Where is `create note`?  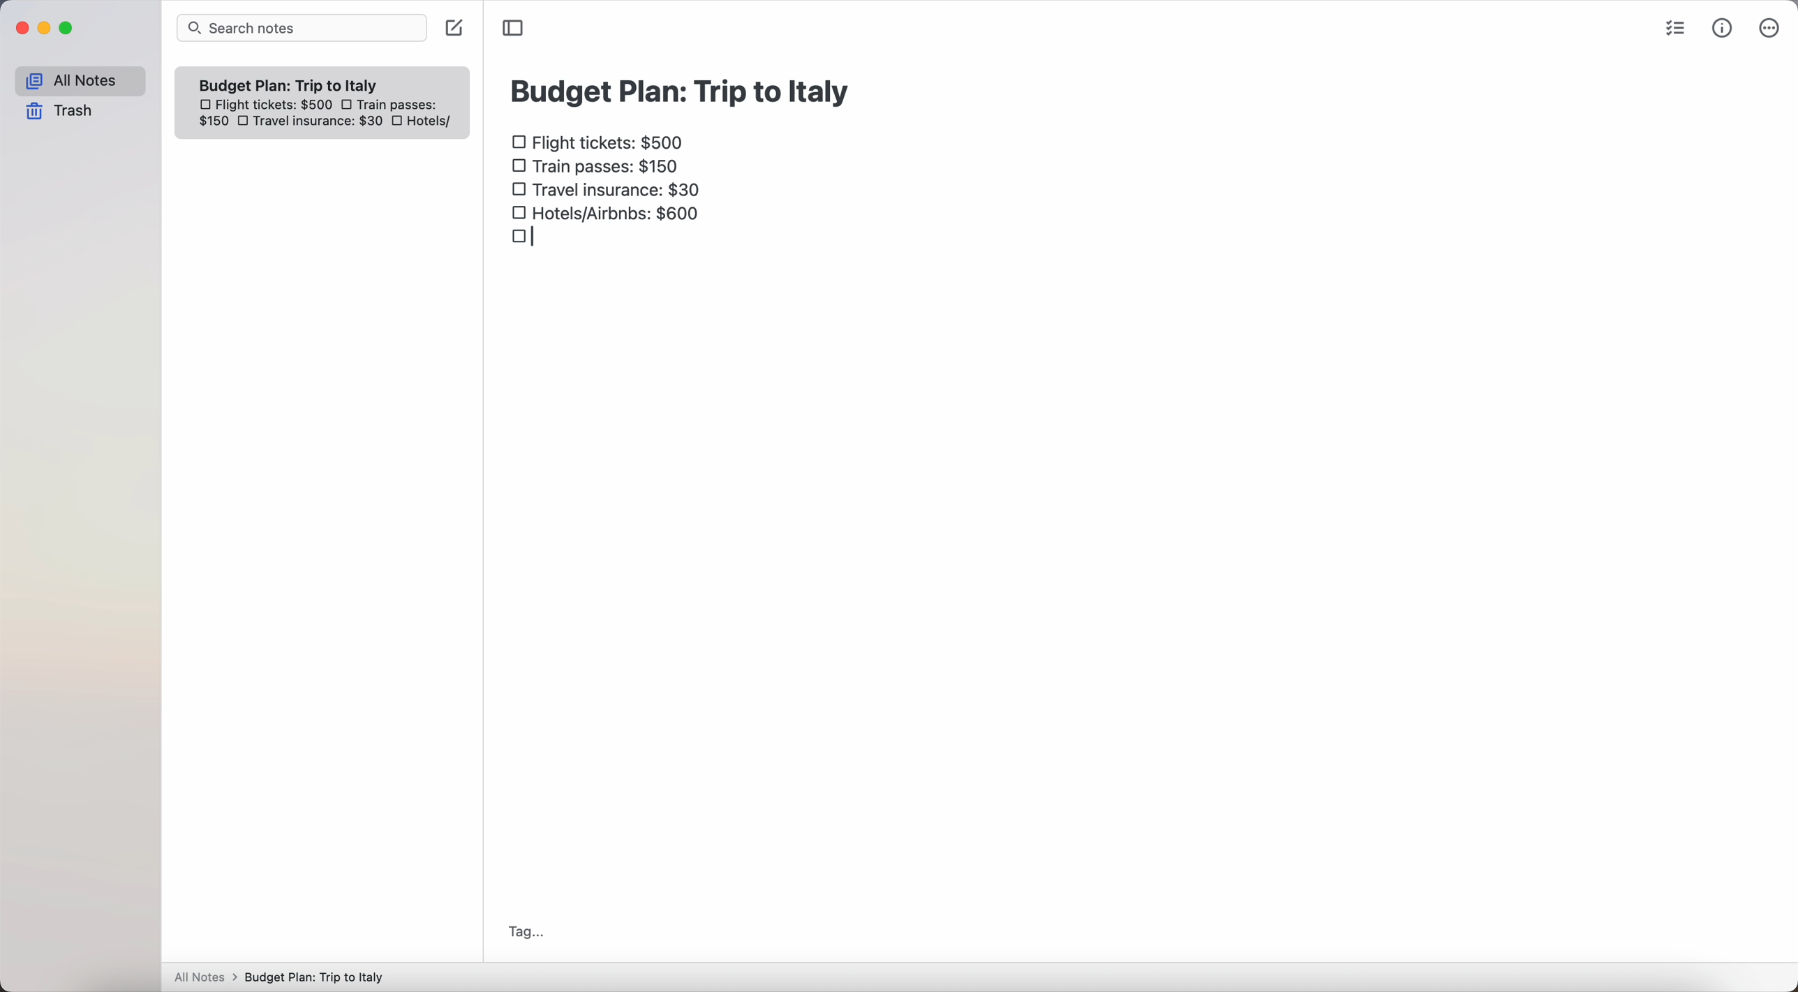 create note is located at coordinates (453, 29).